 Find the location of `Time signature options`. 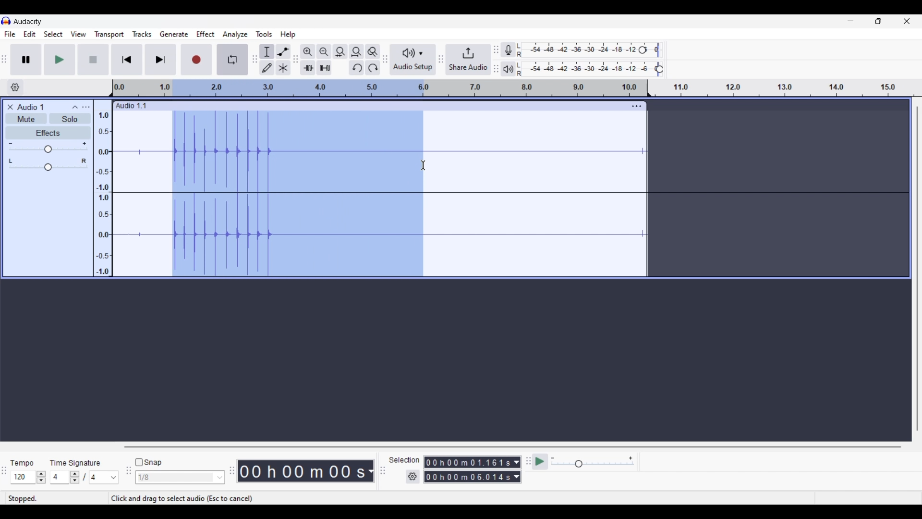

Time signature options is located at coordinates (105, 478).